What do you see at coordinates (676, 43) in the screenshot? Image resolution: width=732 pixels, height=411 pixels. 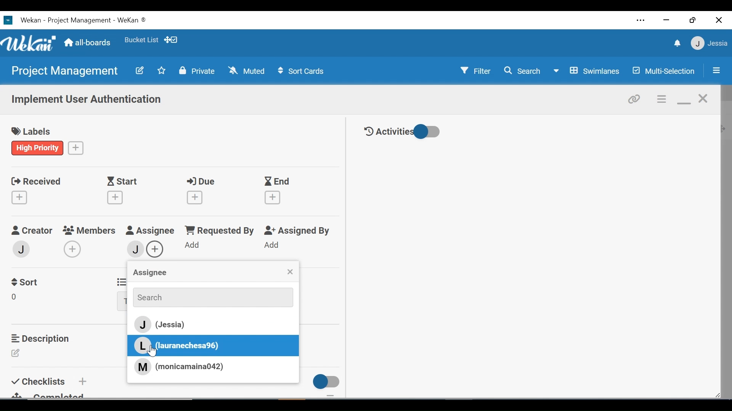 I see `notifications` at bounding box center [676, 43].